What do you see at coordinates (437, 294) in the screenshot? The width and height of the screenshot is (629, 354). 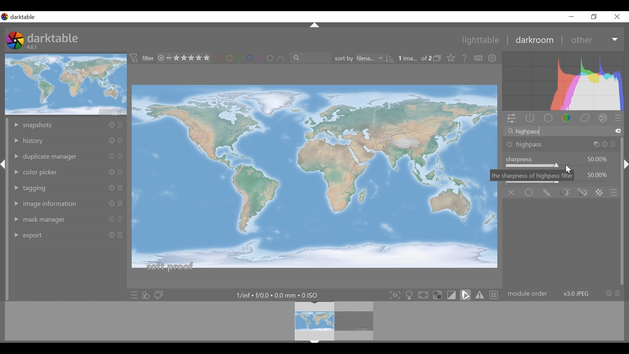 I see `toggle indication of raw overexposure` at bounding box center [437, 294].